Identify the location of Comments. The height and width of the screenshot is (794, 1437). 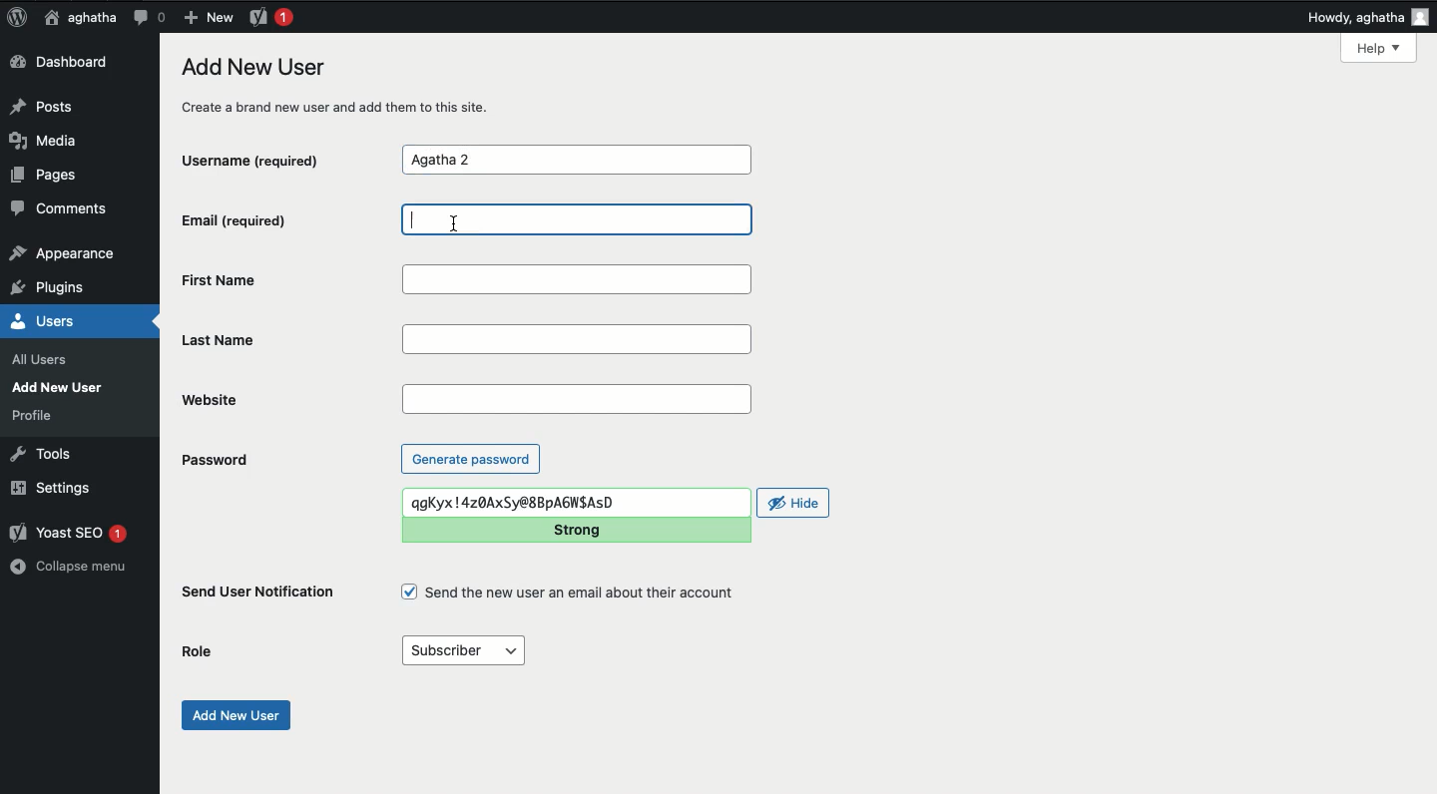
(60, 211).